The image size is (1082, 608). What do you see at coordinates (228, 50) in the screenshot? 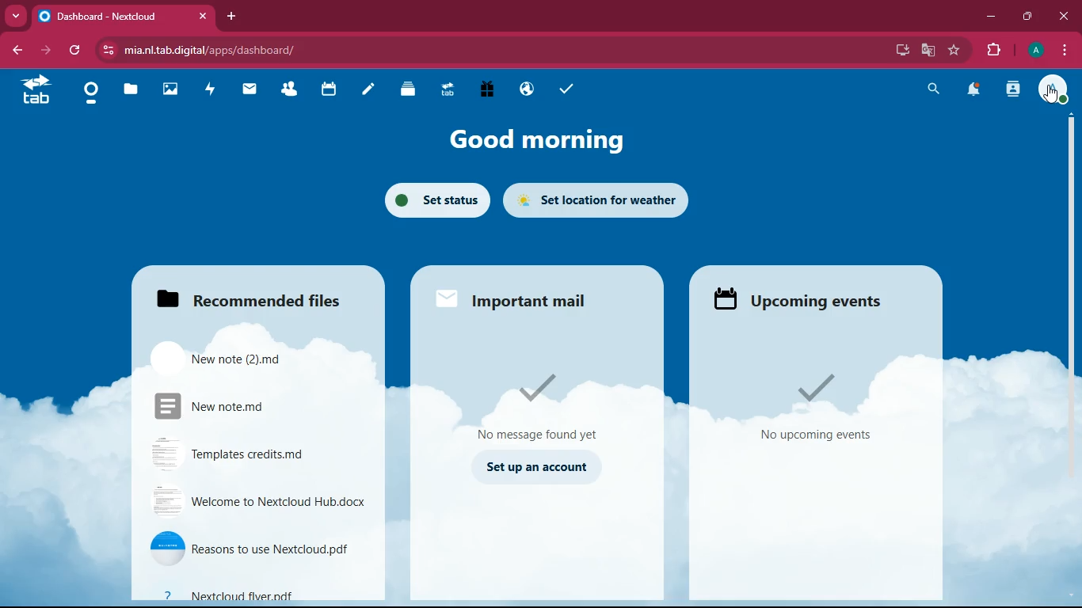
I see `url` at bounding box center [228, 50].